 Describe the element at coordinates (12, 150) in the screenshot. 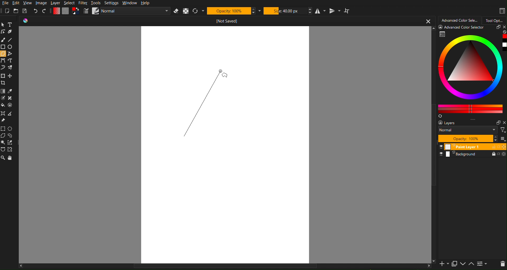

I see `magnetic curve Selection Tools` at that location.